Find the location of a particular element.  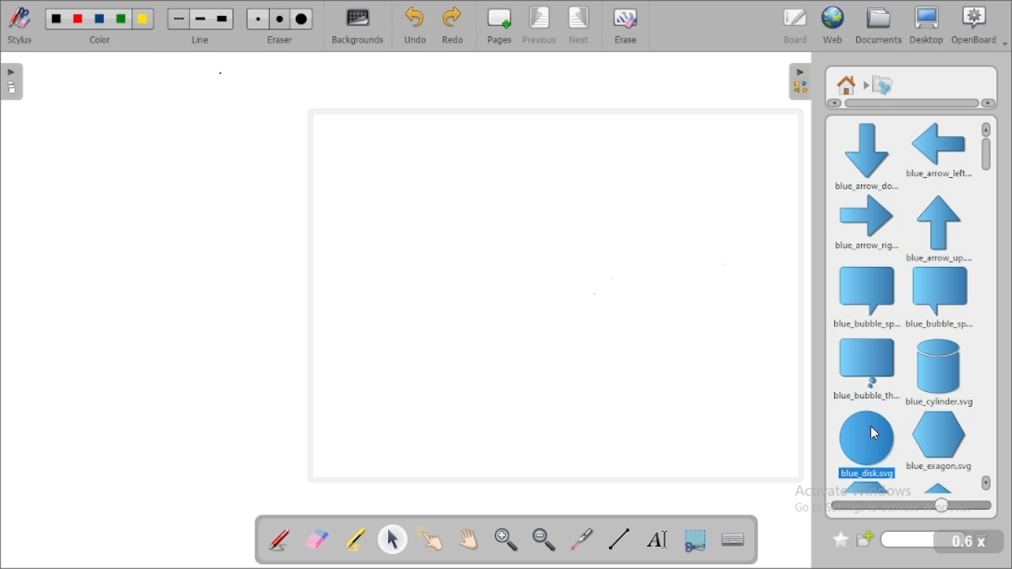

interact with items is located at coordinates (432, 537).